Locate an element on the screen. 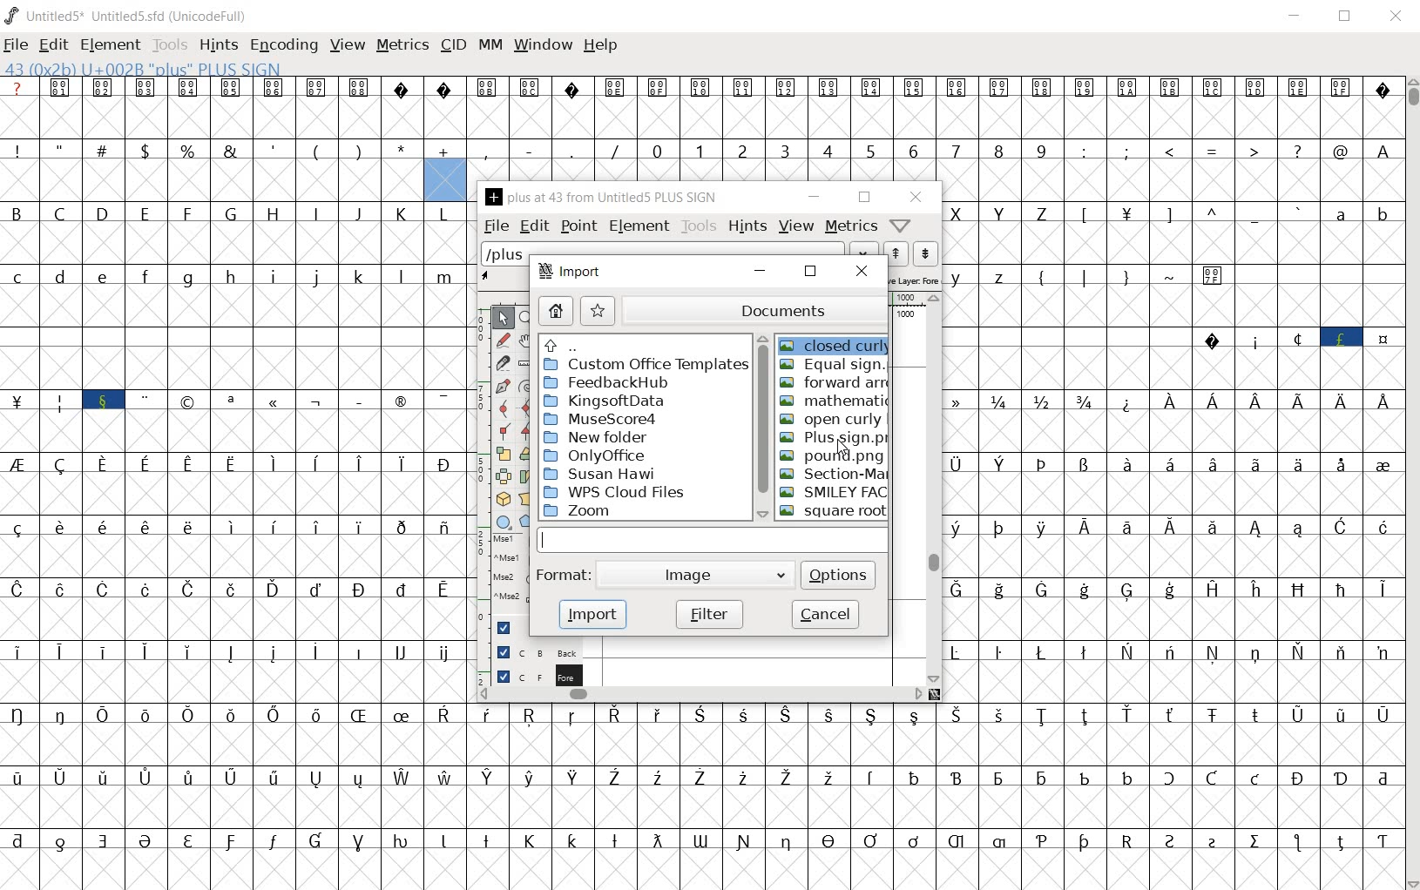   is located at coordinates (1042, 735).